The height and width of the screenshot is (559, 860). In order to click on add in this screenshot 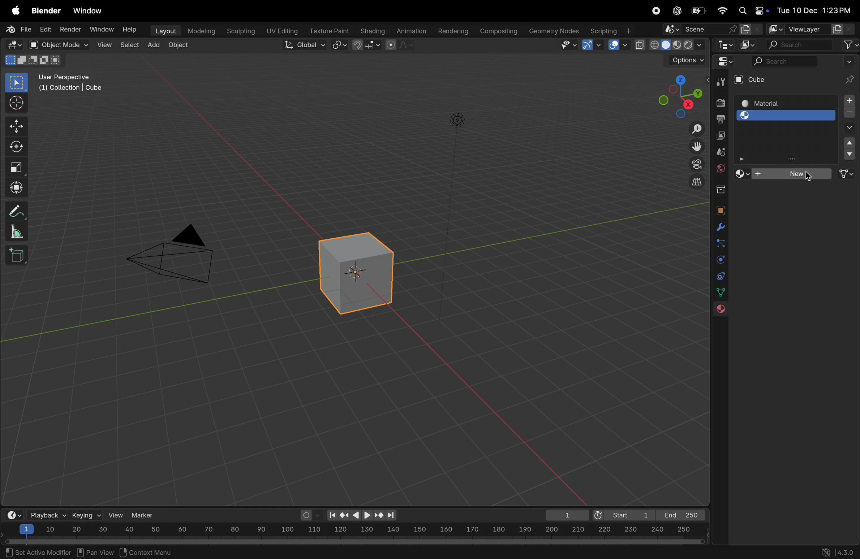, I will do `click(154, 43)`.